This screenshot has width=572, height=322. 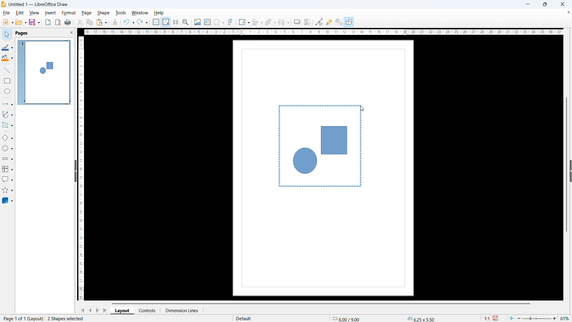 I want to click on layout, so click(x=123, y=311).